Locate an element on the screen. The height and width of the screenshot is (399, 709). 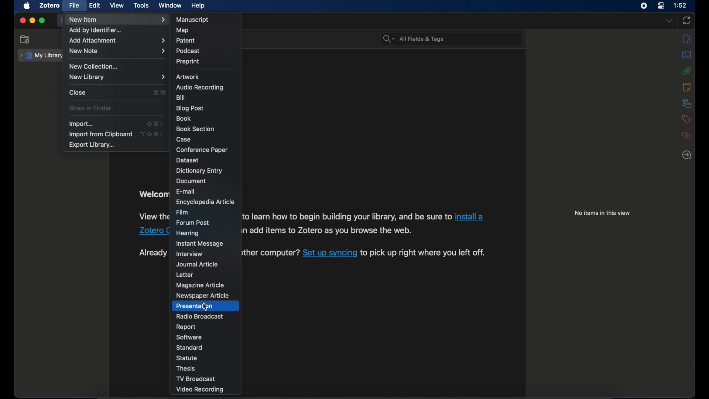
to pick up right where you left off. is located at coordinates (423, 253).